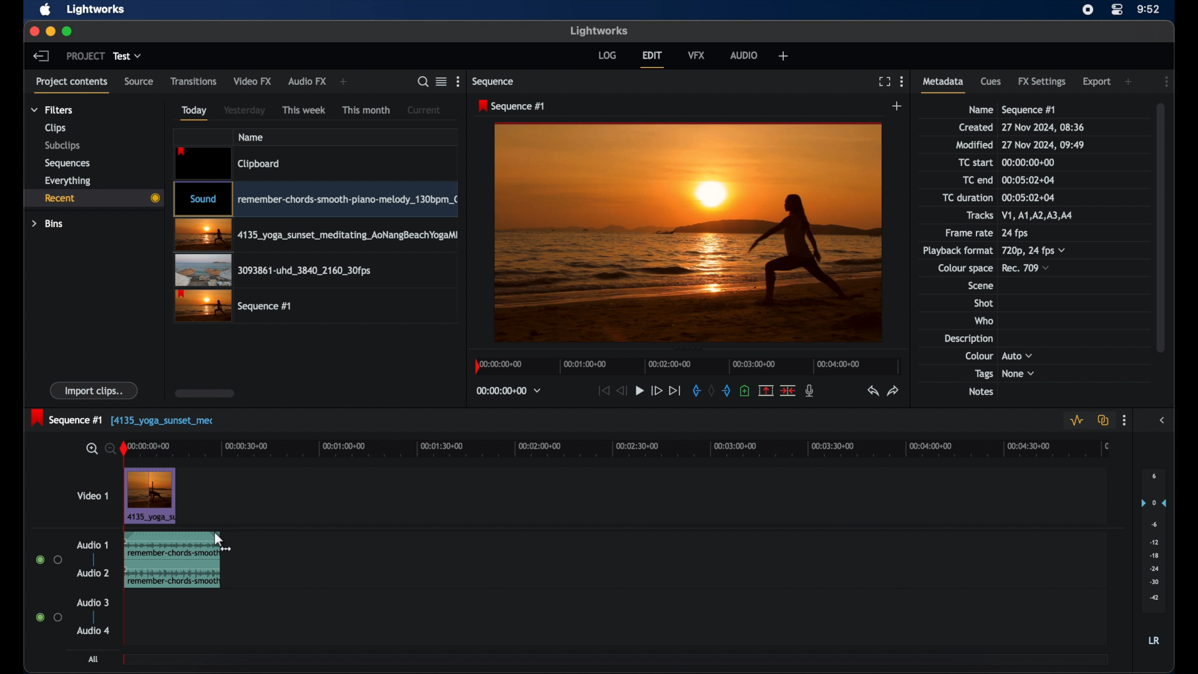 The height and width of the screenshot is (674, 1198). Describe the element at coordinates (967, 197) in the screenshot. I see `tc duration` at that location.